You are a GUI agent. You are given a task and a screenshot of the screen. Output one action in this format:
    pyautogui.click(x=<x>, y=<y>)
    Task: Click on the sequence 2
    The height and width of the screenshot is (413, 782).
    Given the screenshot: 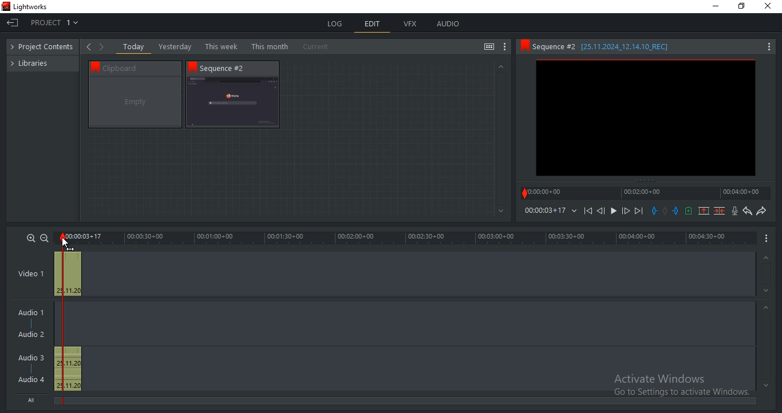 What is the action you would take?
    pyautogui.click(x=646, y=119)
    